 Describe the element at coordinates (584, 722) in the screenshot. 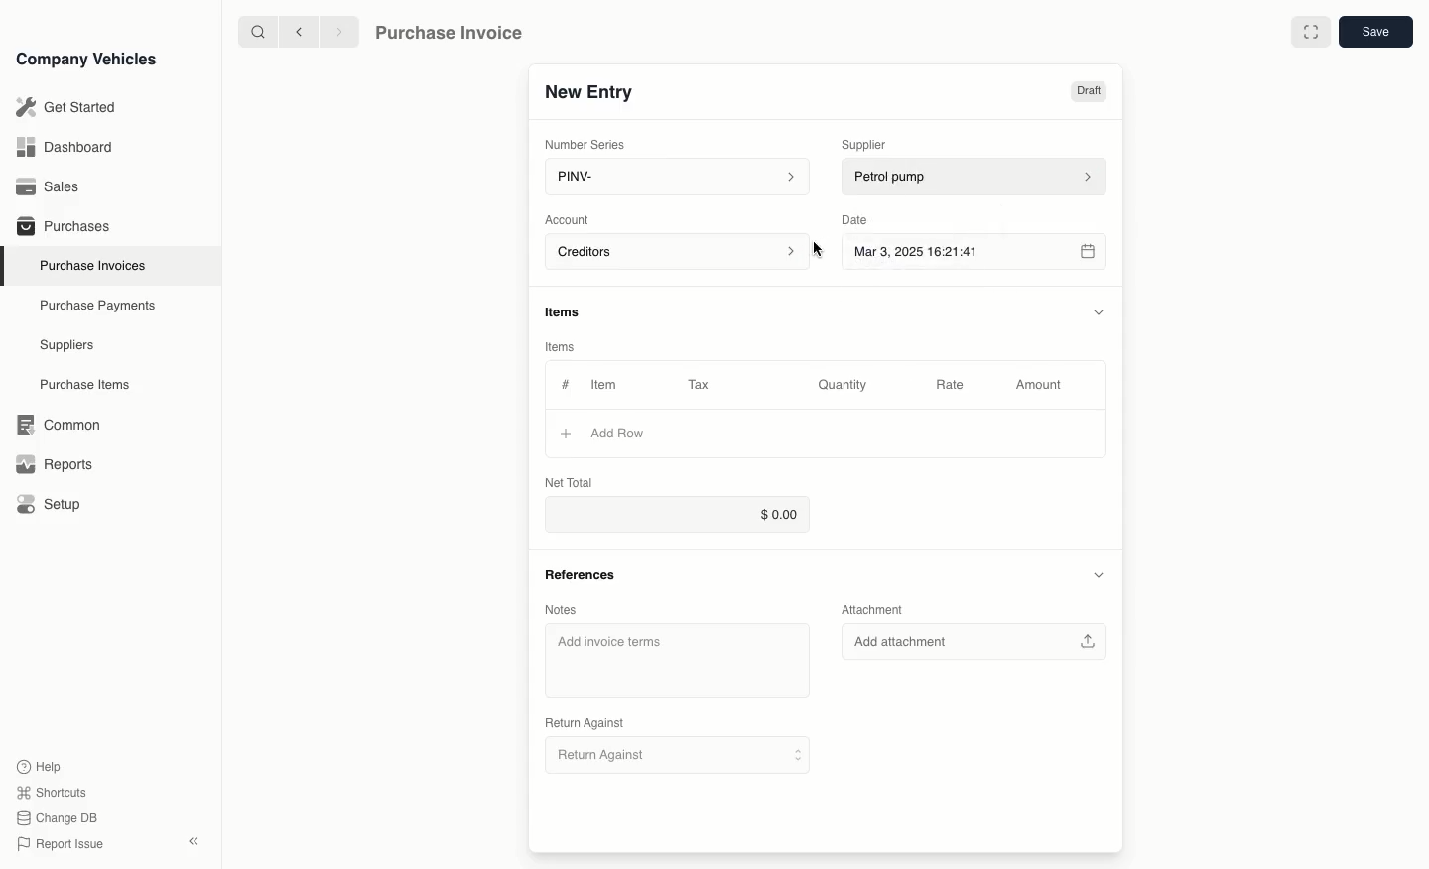

I see `Return Against` at that location.